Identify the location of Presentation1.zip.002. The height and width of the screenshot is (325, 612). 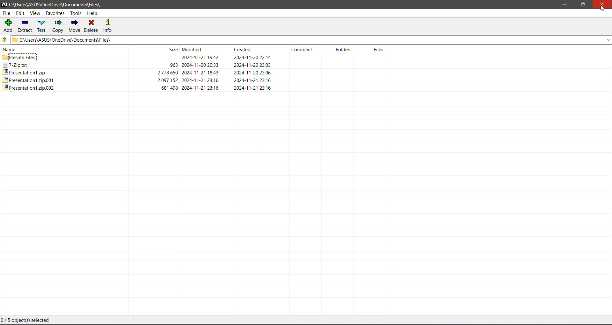
(28, 87).